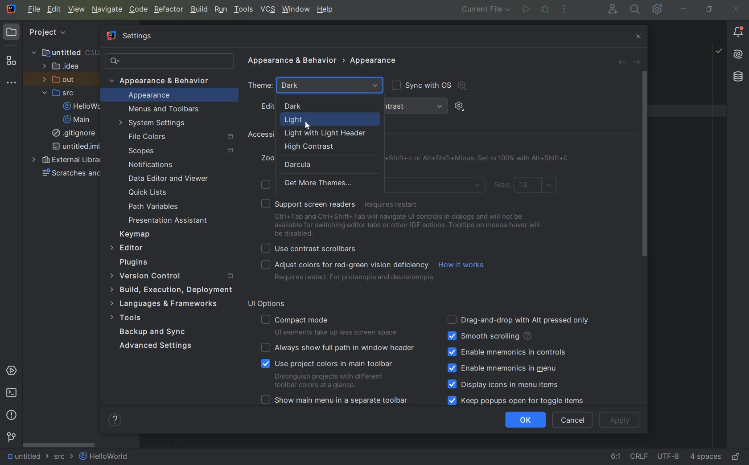 This screenshot has width=749, height=465. Describe the element at coordinates (169, 61) in the screenshot. I see `SEARCH SETTINGS` at that location.